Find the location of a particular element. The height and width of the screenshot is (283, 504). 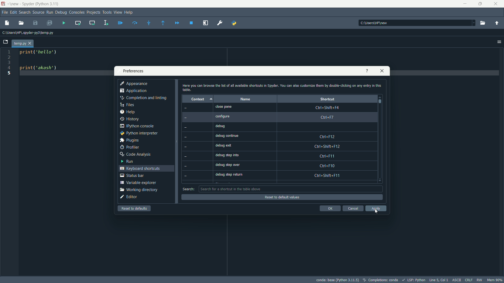

variable explorer is located at coordinates (137, 182).